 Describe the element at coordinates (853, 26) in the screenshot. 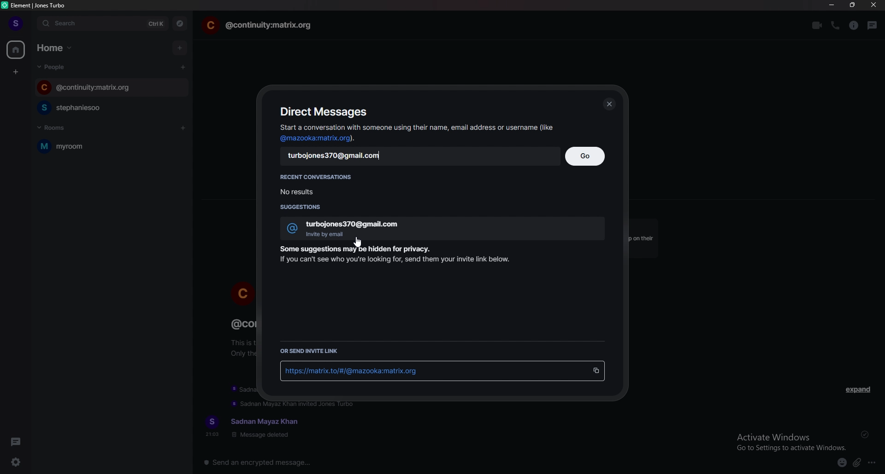

I see `room info` at that location.